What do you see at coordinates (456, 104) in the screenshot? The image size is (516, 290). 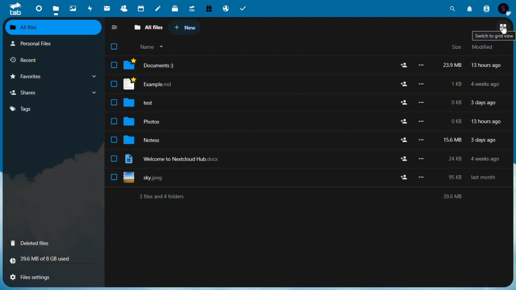 I see `0kb` at bounding box center [456, 104].